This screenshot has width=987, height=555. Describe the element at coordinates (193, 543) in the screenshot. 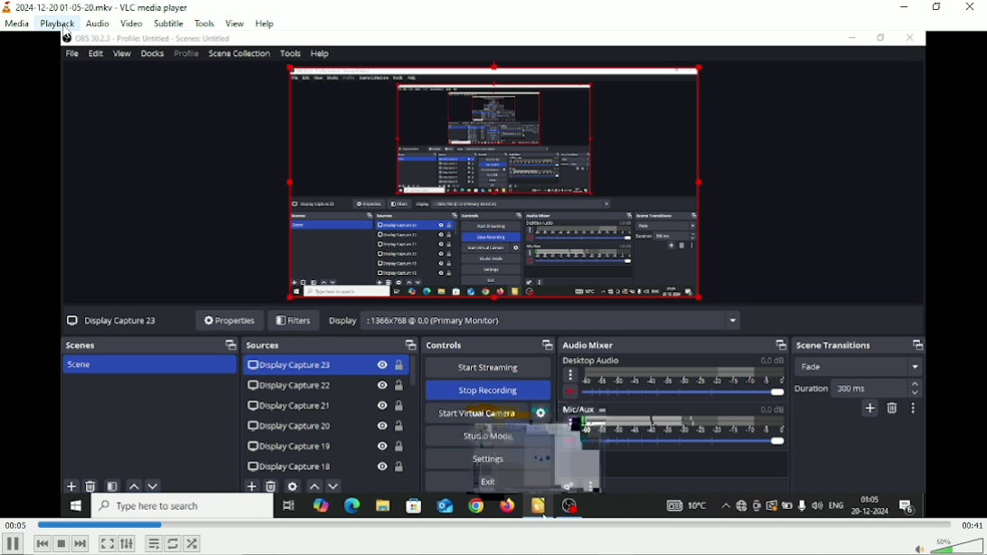

I see `Random` at that location.